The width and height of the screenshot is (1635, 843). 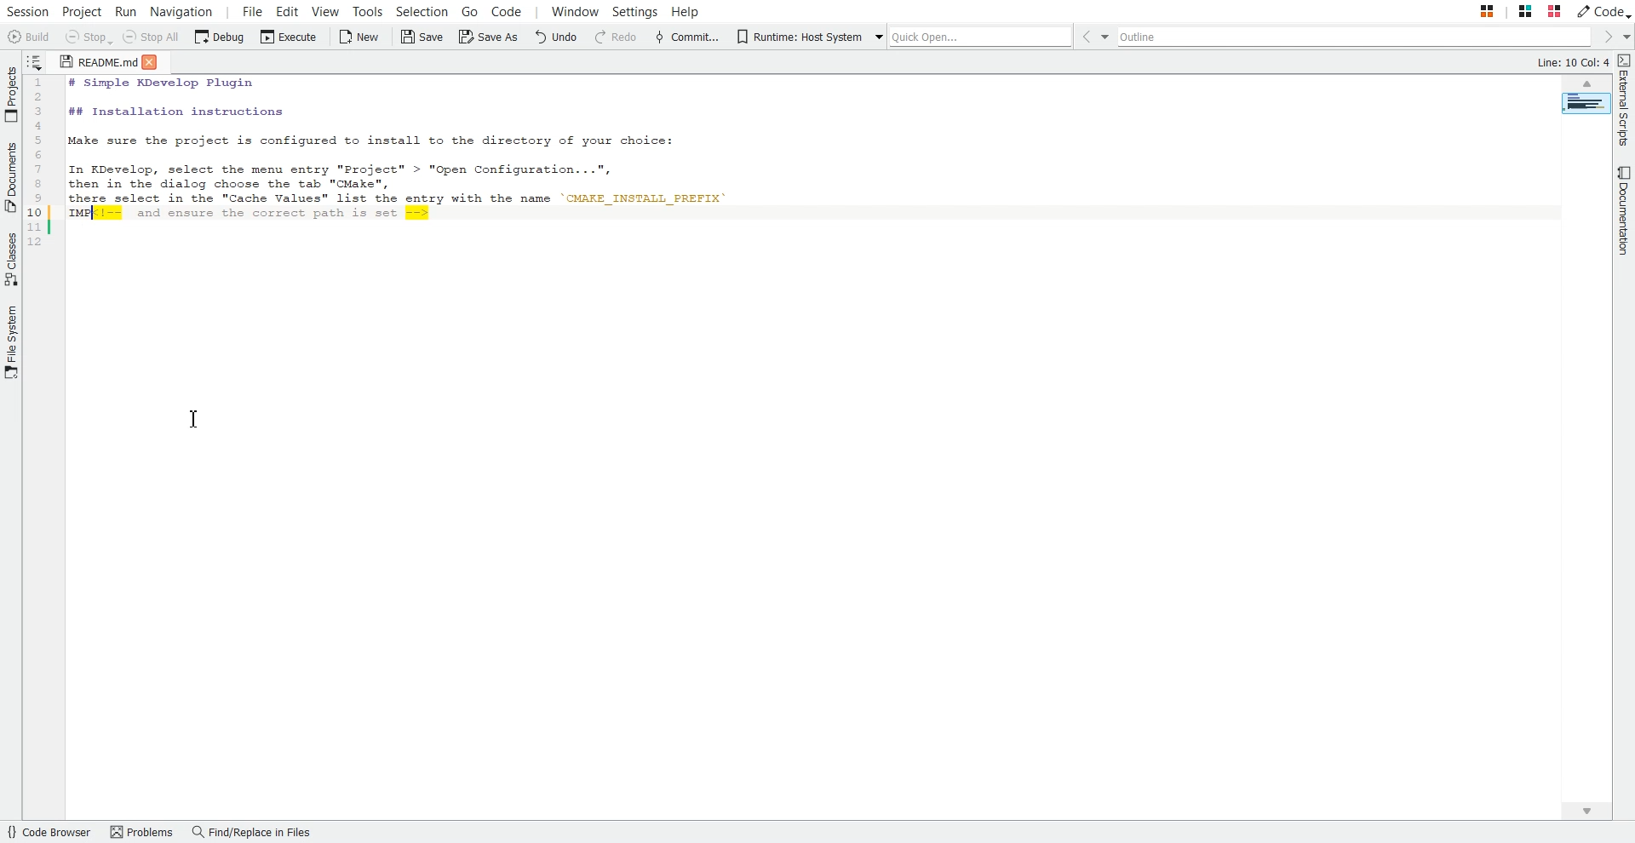 What do you see at coordinates (1625, 100) in the screenshot?
I see `External Scripts` at bounding box center [1625, 100].